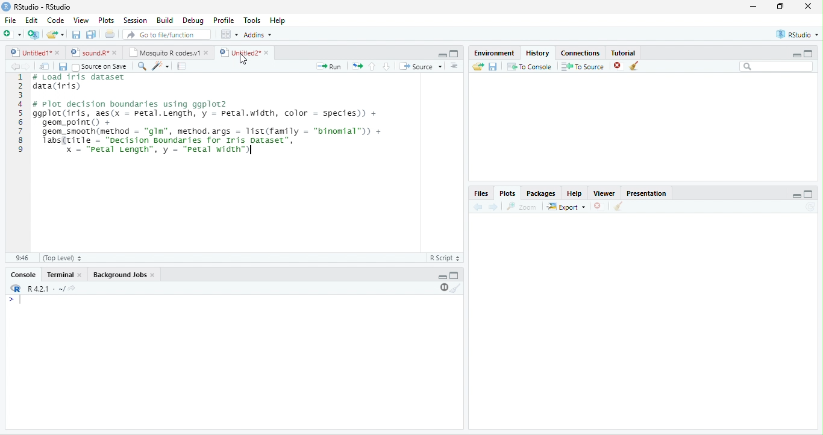 Image resolution: width=823 pixels, height=435 pixels. Describe the element at coordinates (22, 163) in the screenshot. I see `Line numbering` at that location.